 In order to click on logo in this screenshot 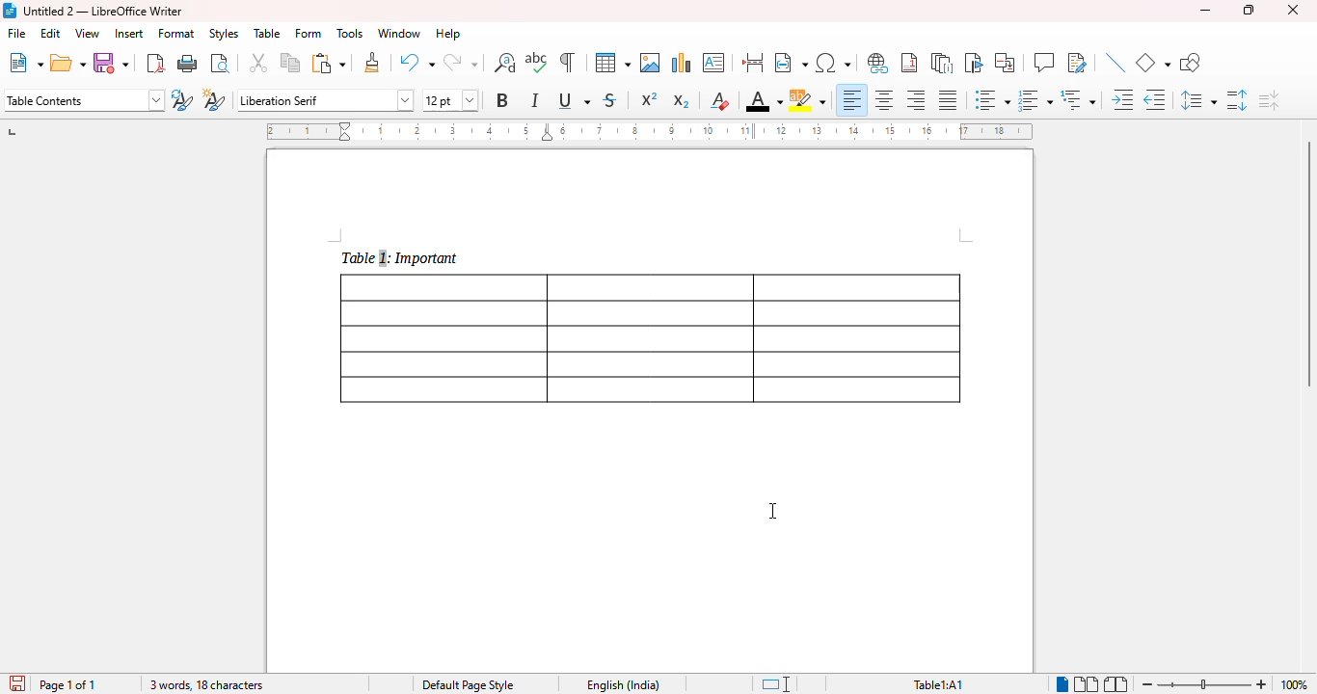, I will do `click(10, 11)`.